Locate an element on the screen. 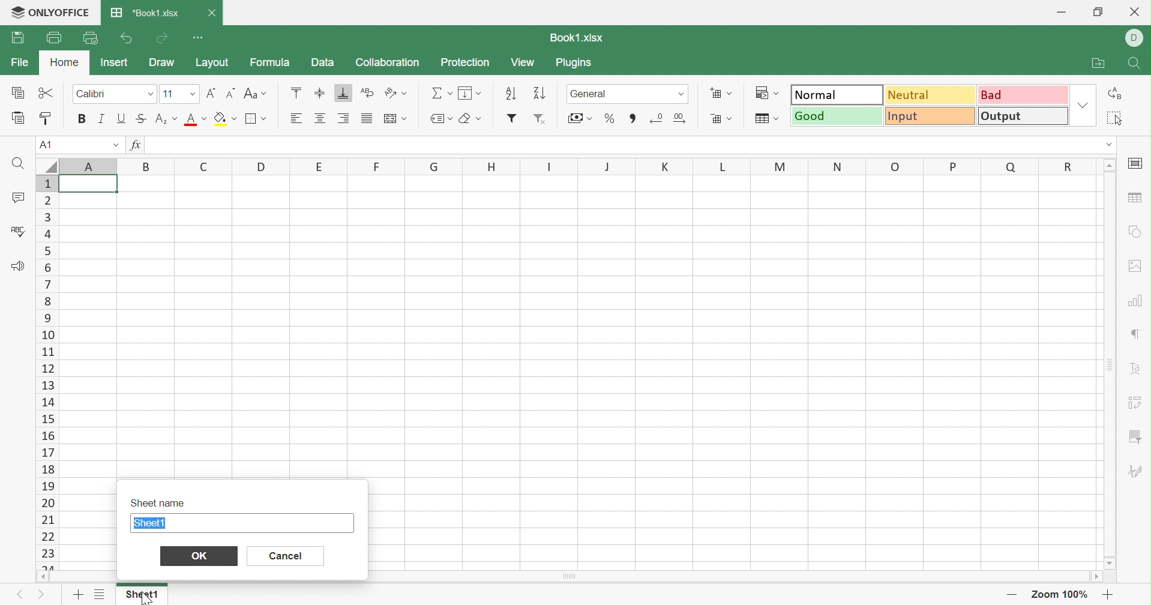 Image resolution: width=1151 pixels, height=605 pixels. Text Art settings is located at coordinates (1137, 367).